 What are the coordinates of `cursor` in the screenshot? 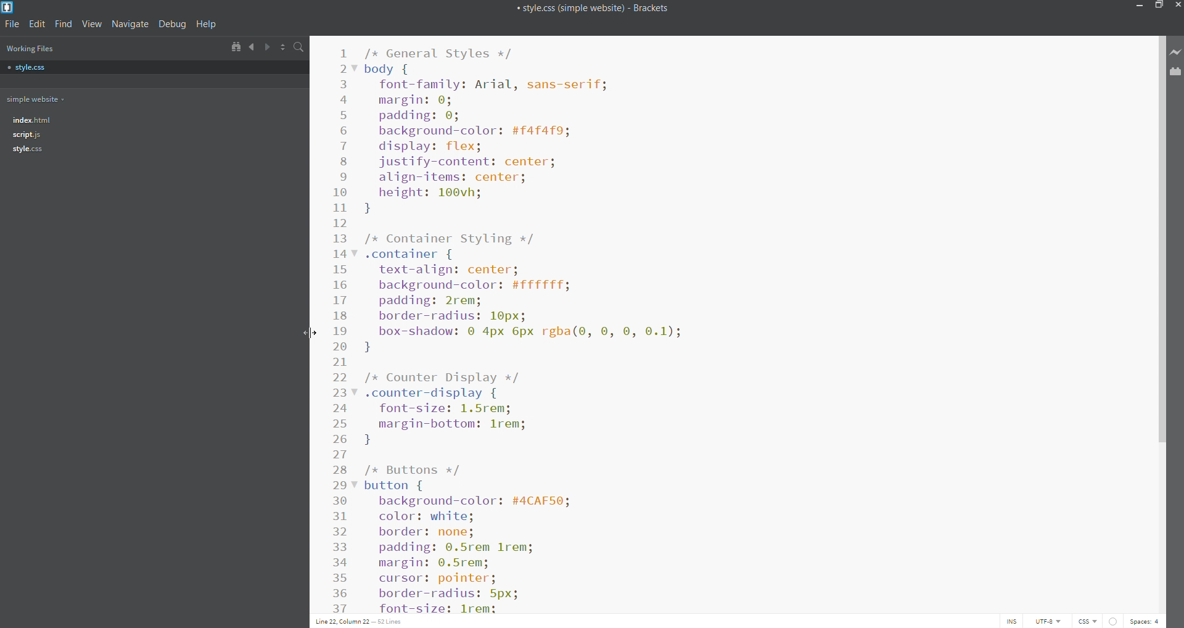 It's located at (307, 334).